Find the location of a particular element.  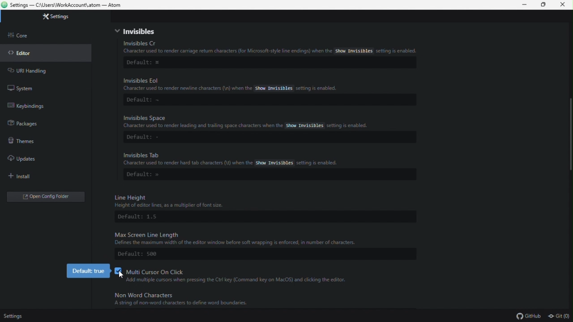

Setting is located at coordinates (66, 17).